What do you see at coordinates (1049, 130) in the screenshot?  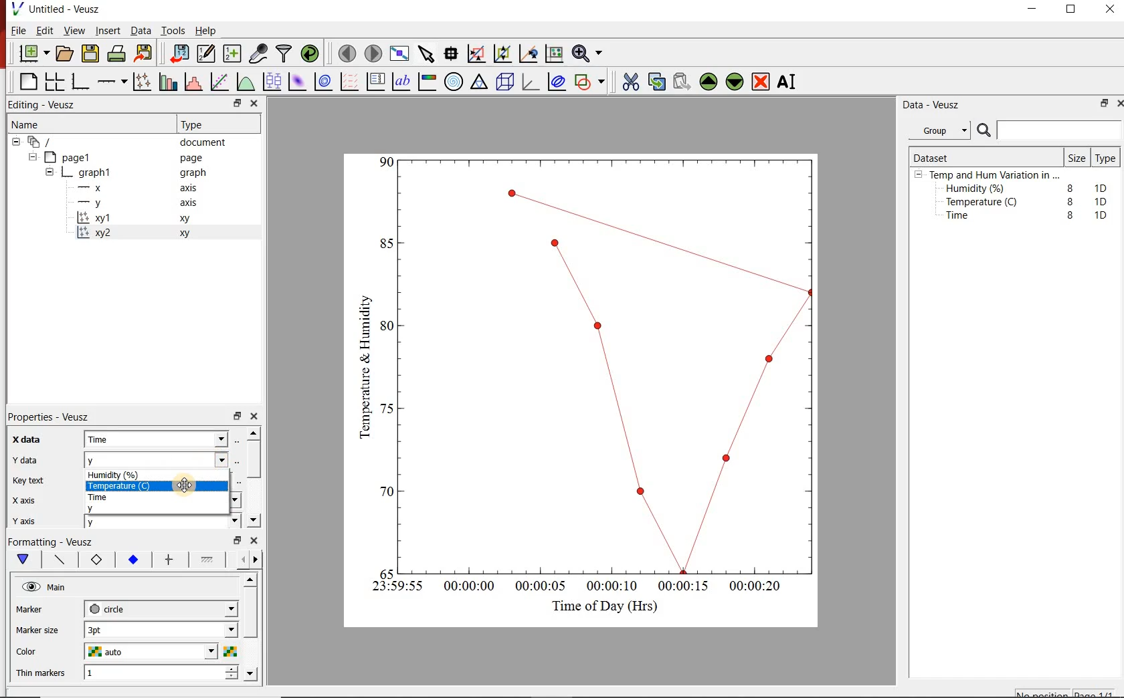 I see `Search bar` at bounding box center [1049, 130].